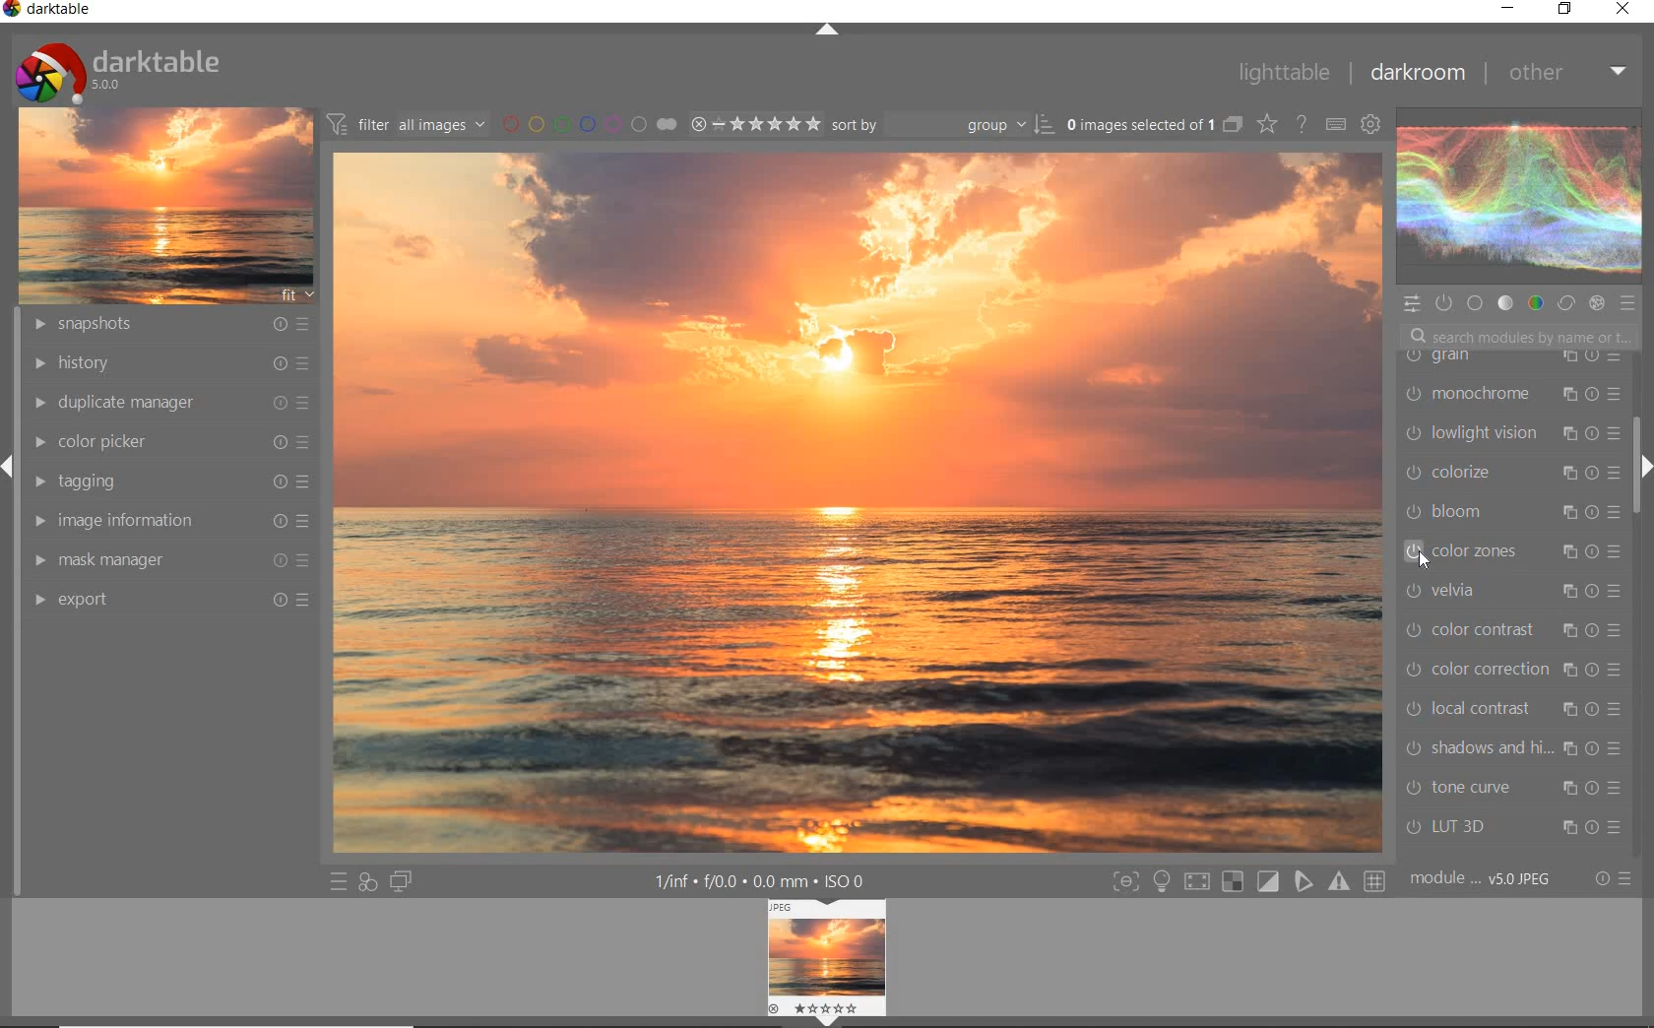  What do you see at coordinates (588, 123) in the screenshot?
I see `FITER BY COLOR LABEL` at bounding box center [588, 123].